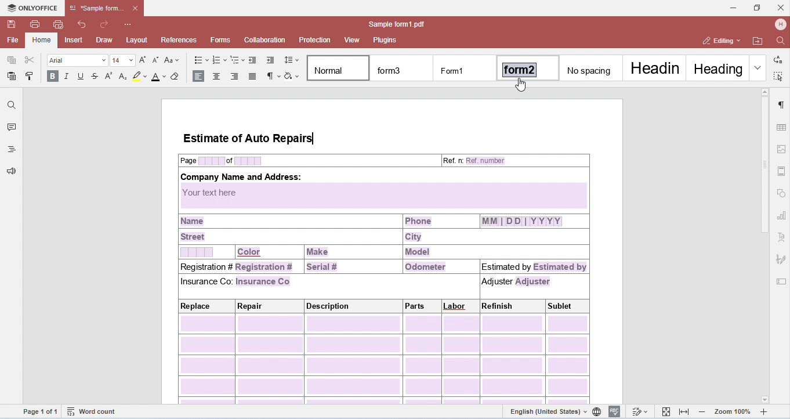  Describe the element at coordinates (220, 60) in the screenshot. I see `numbered style` at that location.